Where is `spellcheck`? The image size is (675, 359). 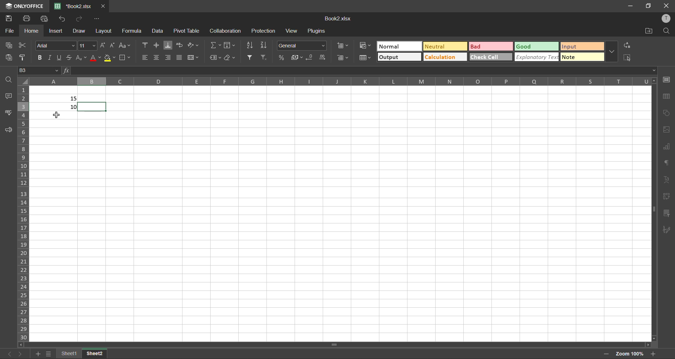 spellcheck is located at coordinates (9, 113).